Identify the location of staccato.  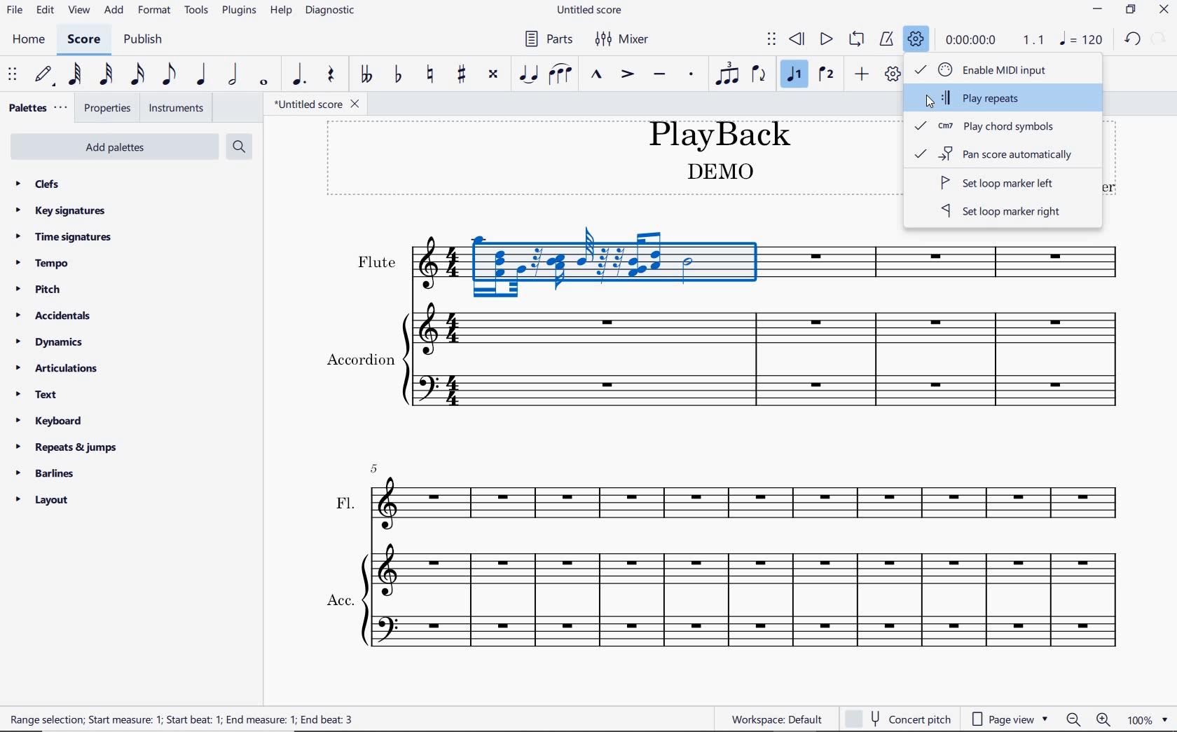
(691, 74).